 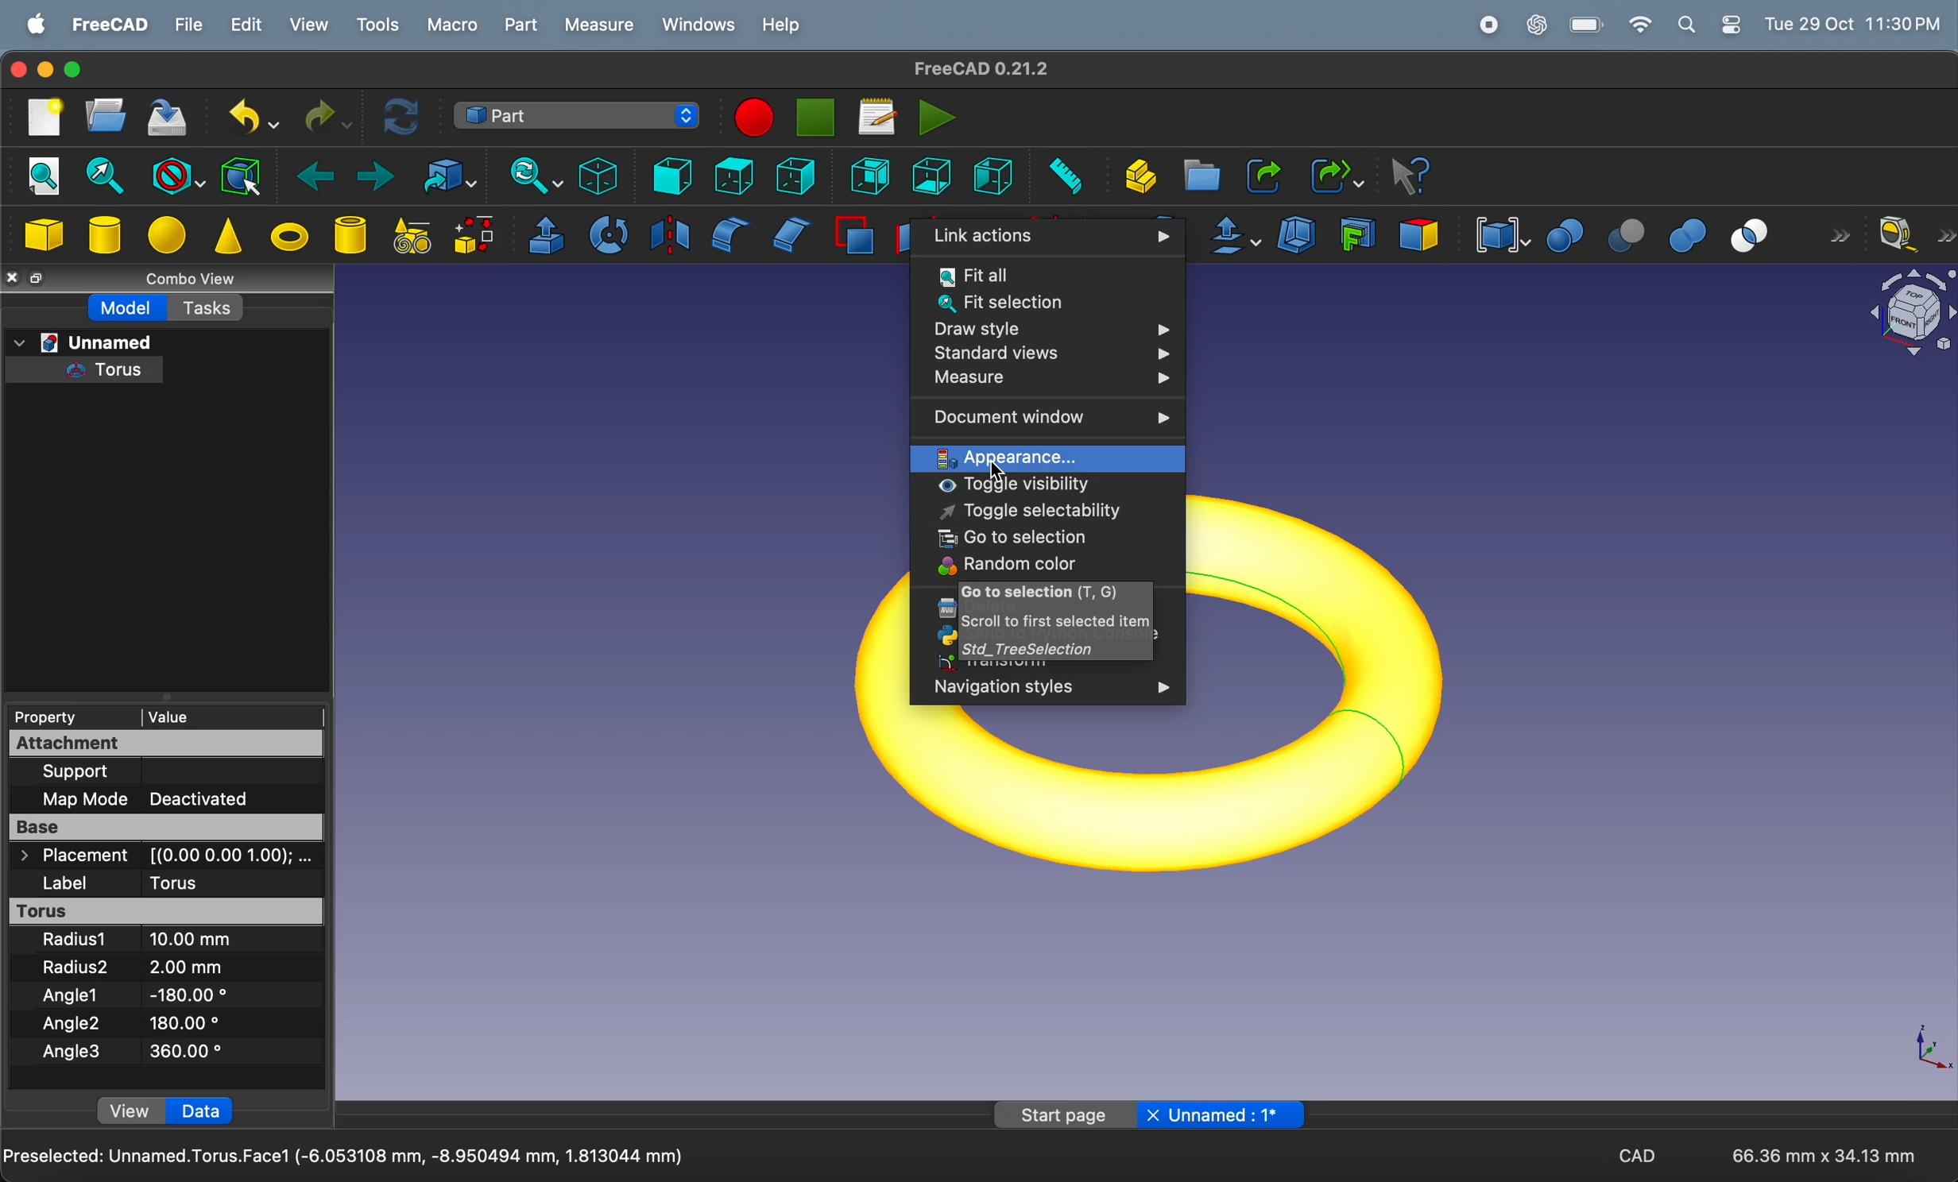 I want to click on go to link objects, so click(x=441, y=176).